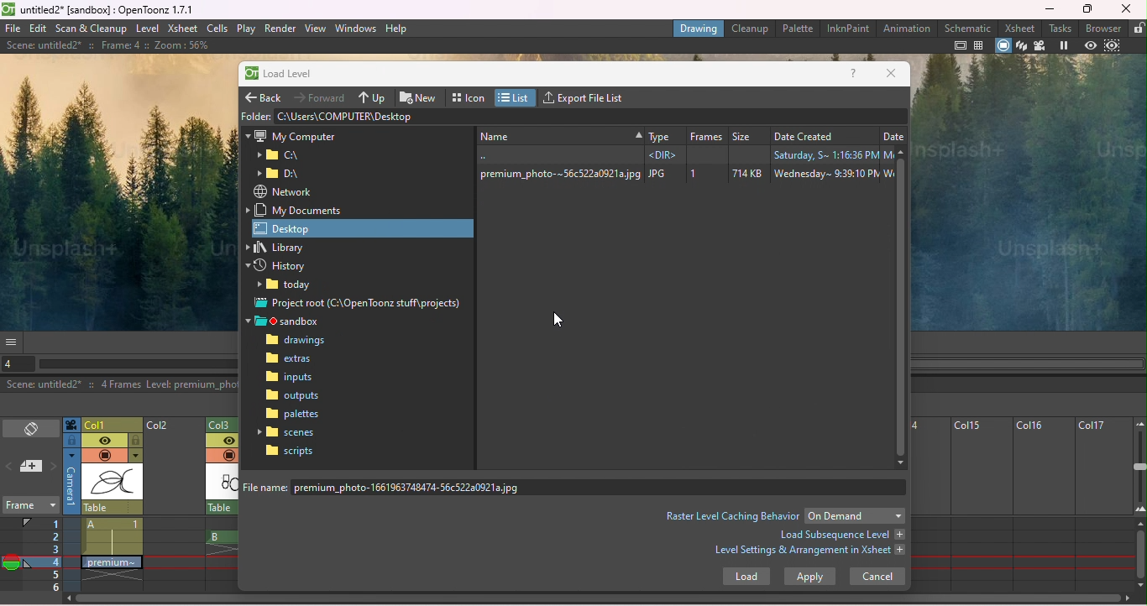 The image size is (1147, 606). I want to click on Schematic, so click(968, 28).